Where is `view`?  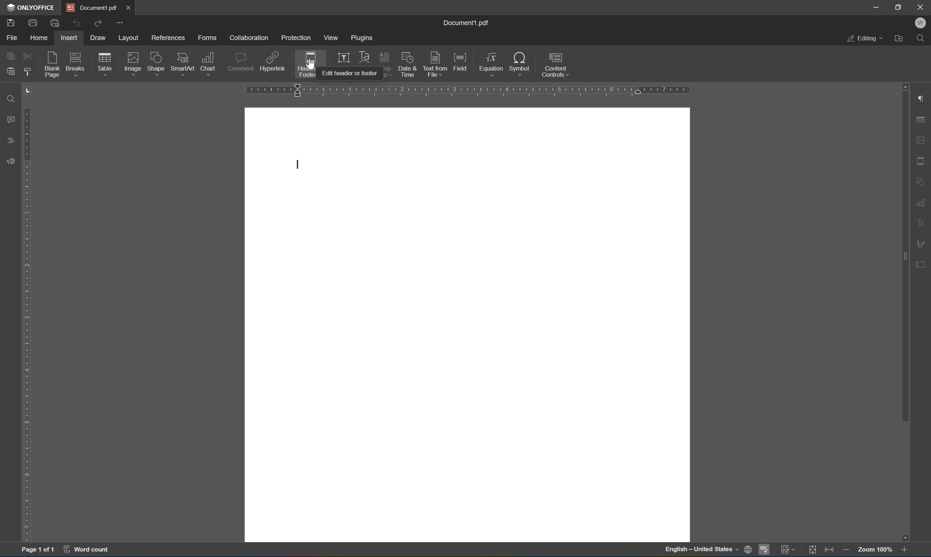 view is located at coordinates (329, 38).